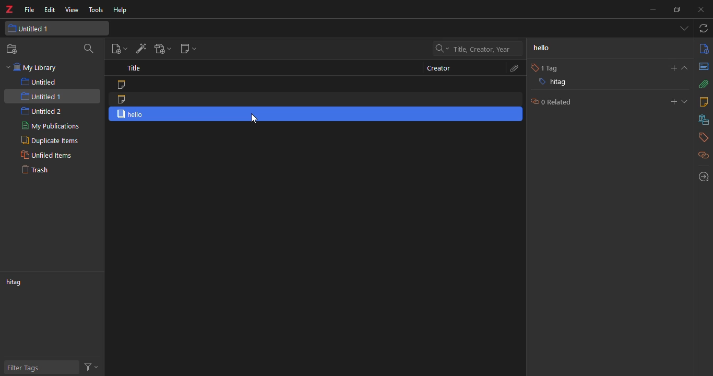  I want to click on untitled 2, so click(42, 111).